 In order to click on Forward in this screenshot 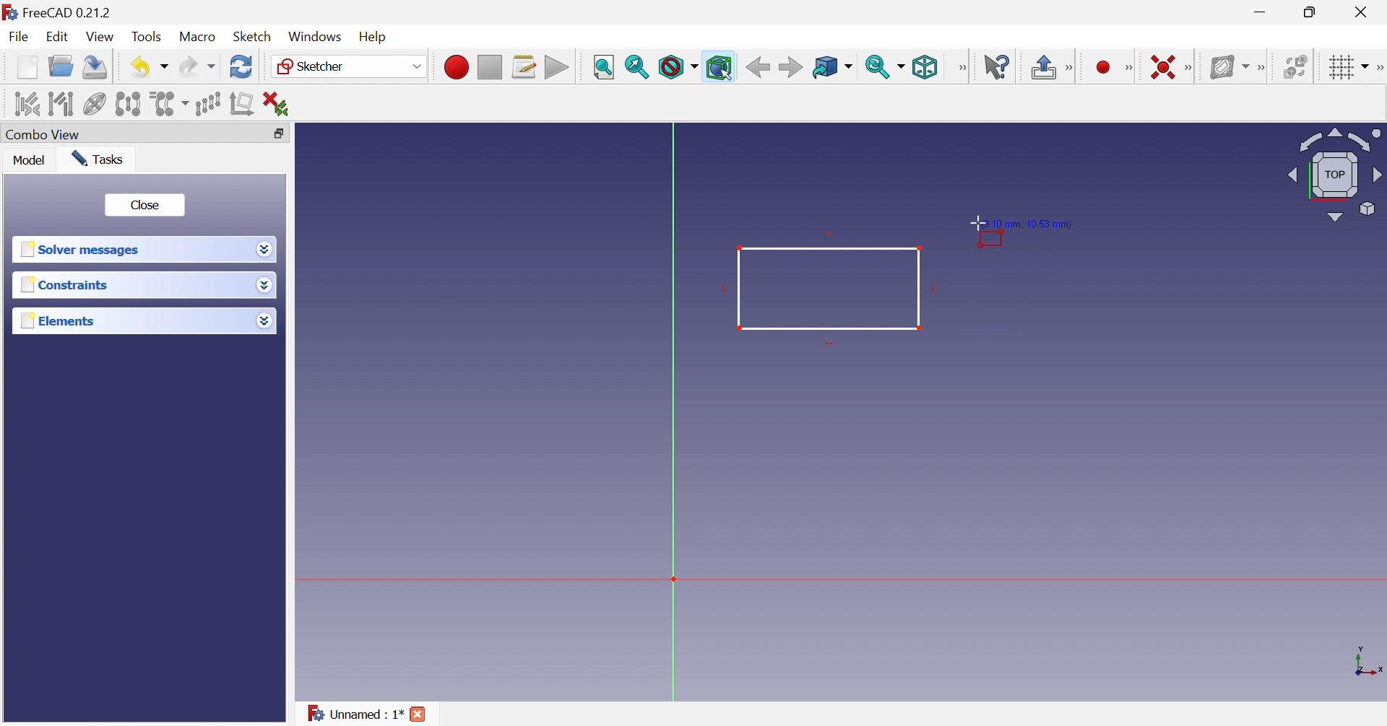, I will do `click(790, 68)`.